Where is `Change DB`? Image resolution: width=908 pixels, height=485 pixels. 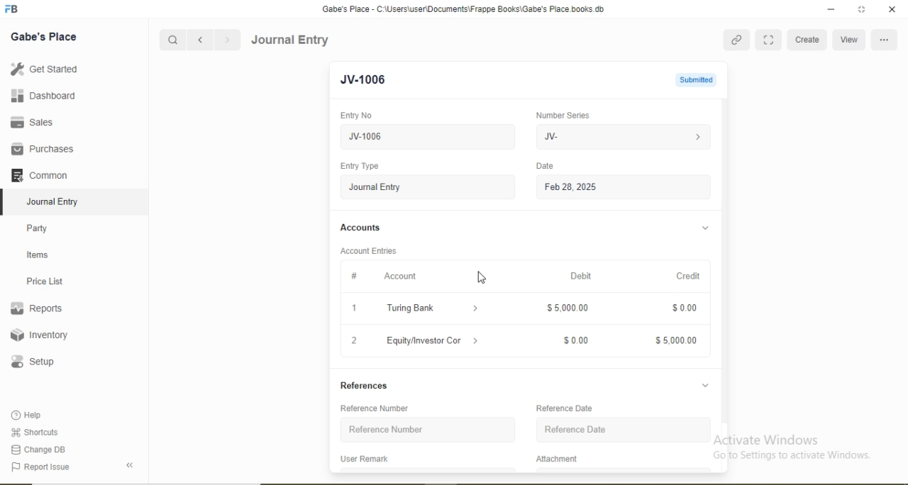 Change DB is located at coordinates (37, 450).